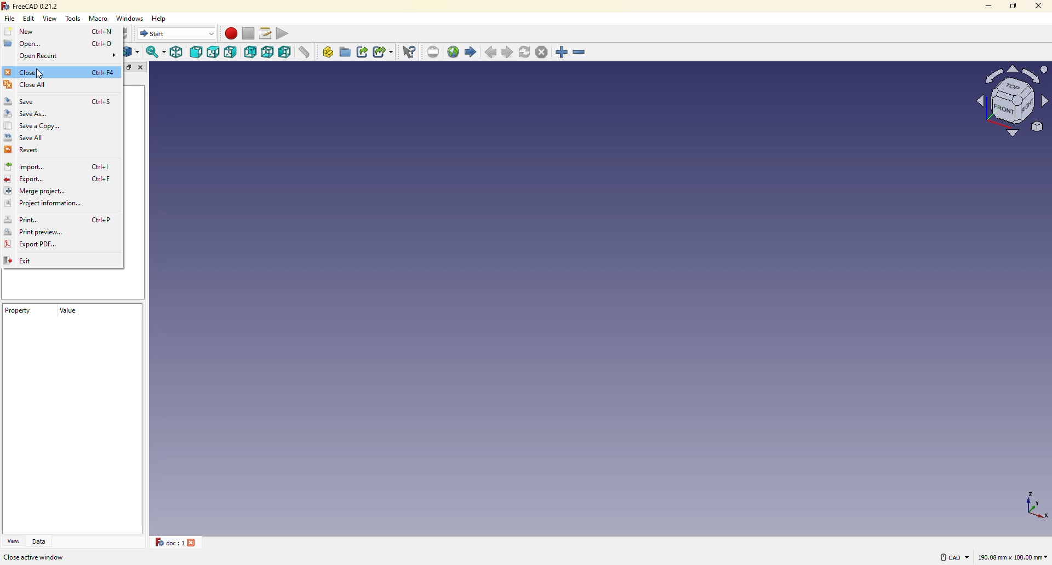  Describe the element at coordinates (177, 52) in the screenshot. I see `isometric` at that location.